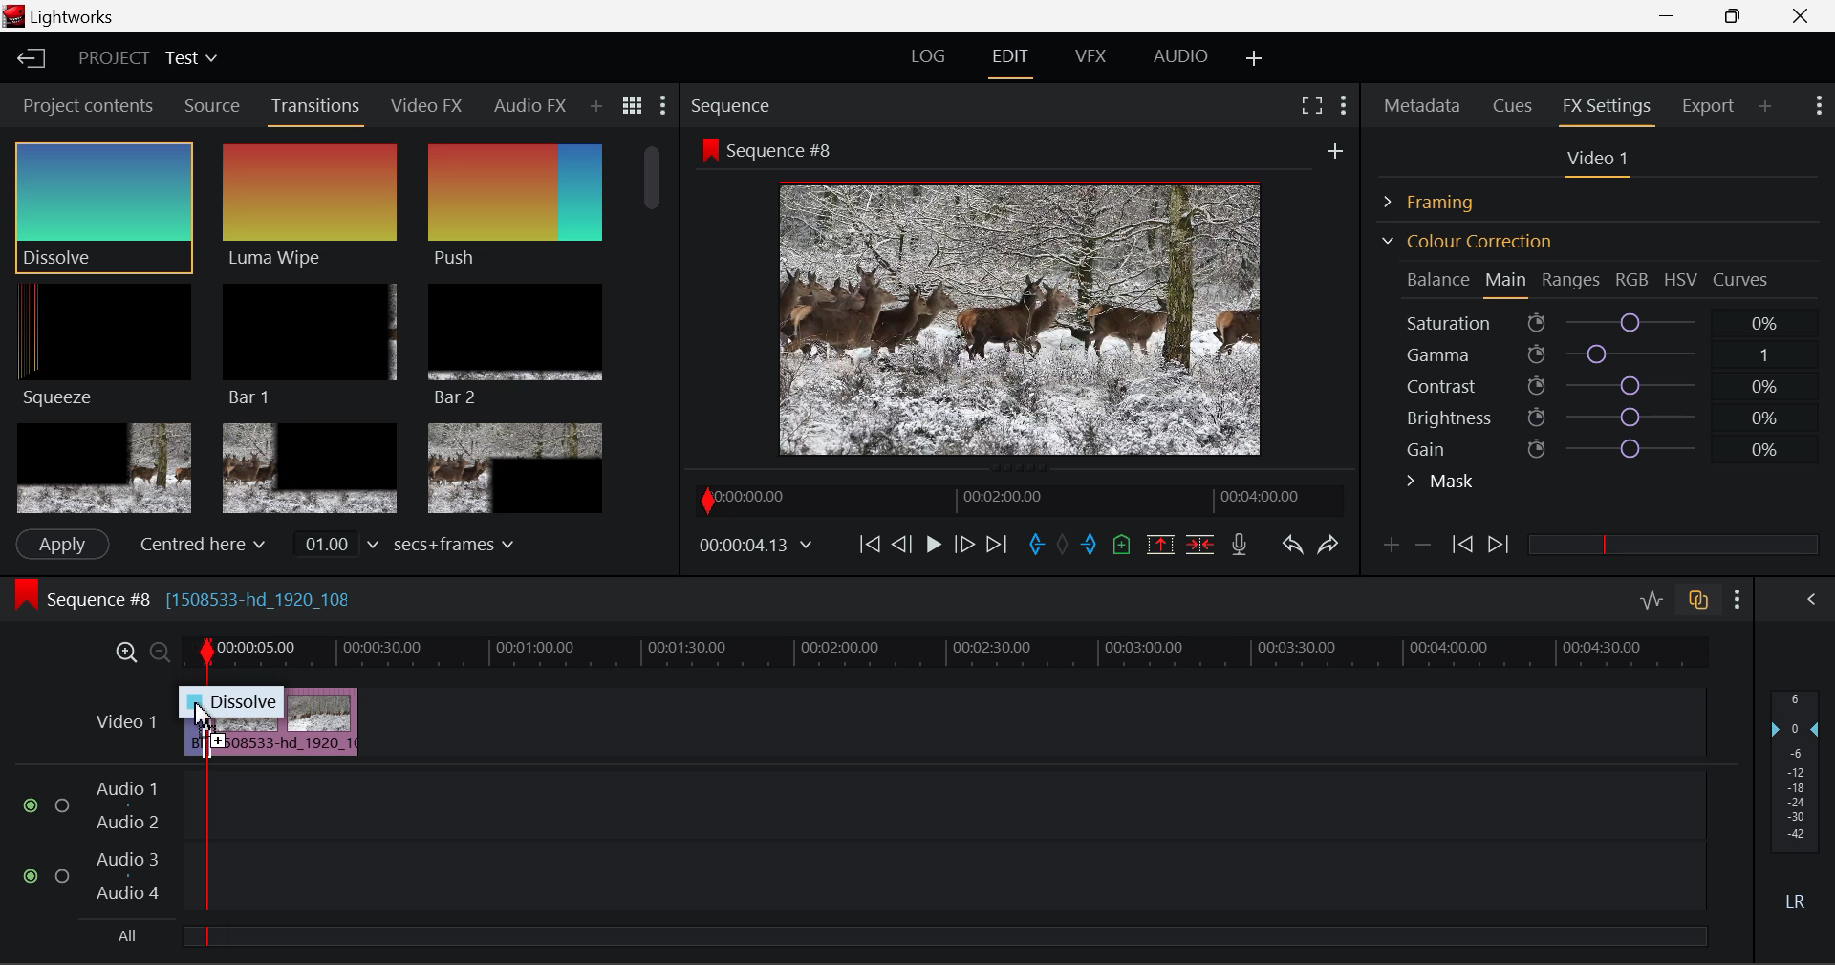 This screenshot has height=965, width=1835. What do you see at coordinates (87, 110) in the screenshot?
I see `Project contents` at bounding box center [87, 110].